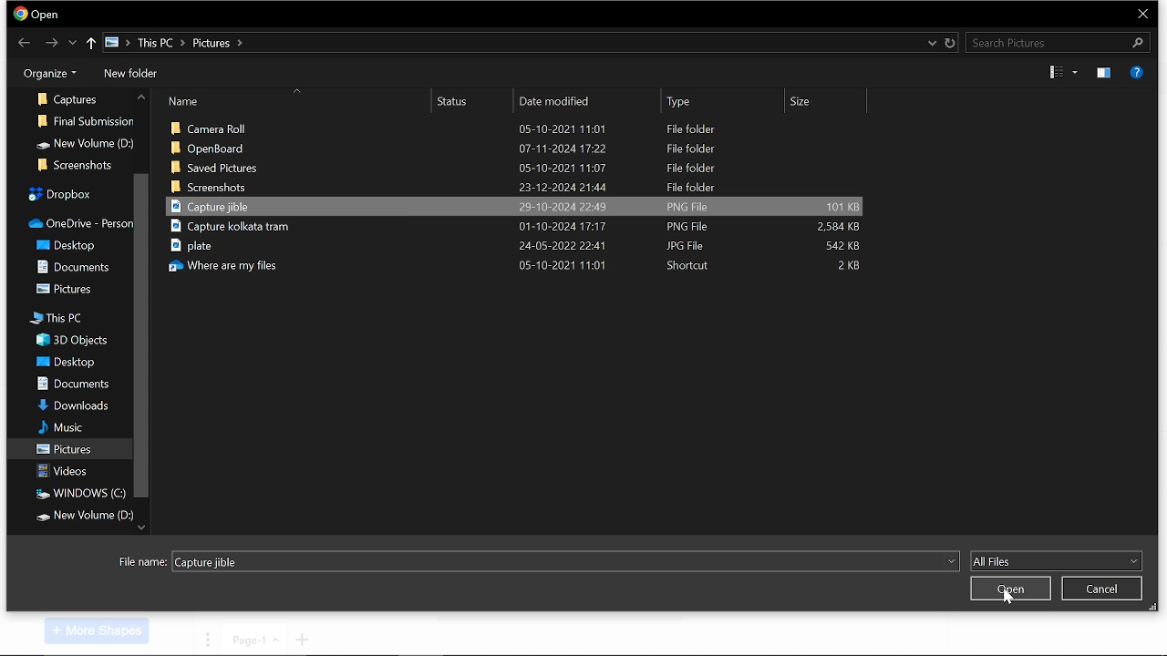 This screenshot has height=656, width=1167. What do you see at coordinates (721, 101) in the screenshot?
I see `type` at bounding box center [721, 101].